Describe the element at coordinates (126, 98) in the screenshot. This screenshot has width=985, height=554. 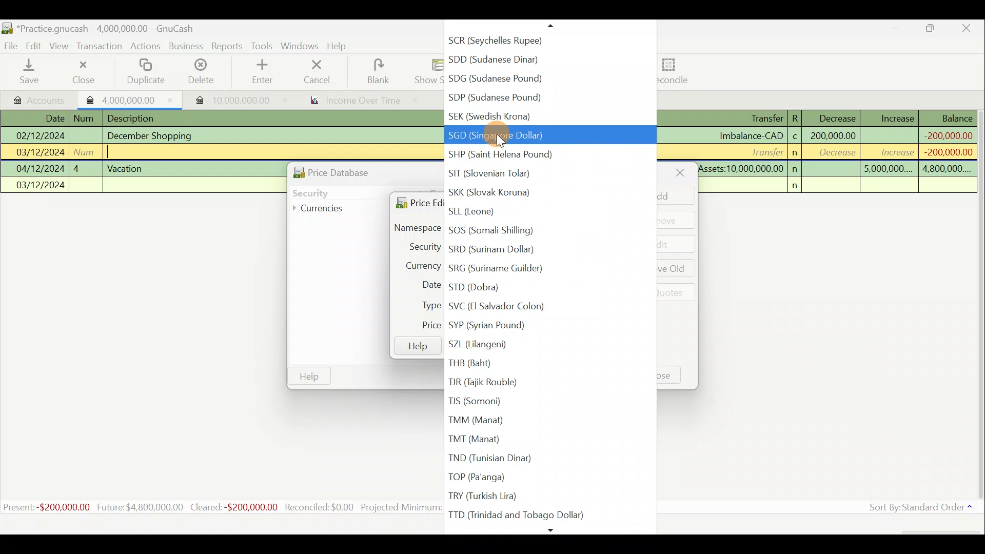
I see `Imported transaction` at that location.